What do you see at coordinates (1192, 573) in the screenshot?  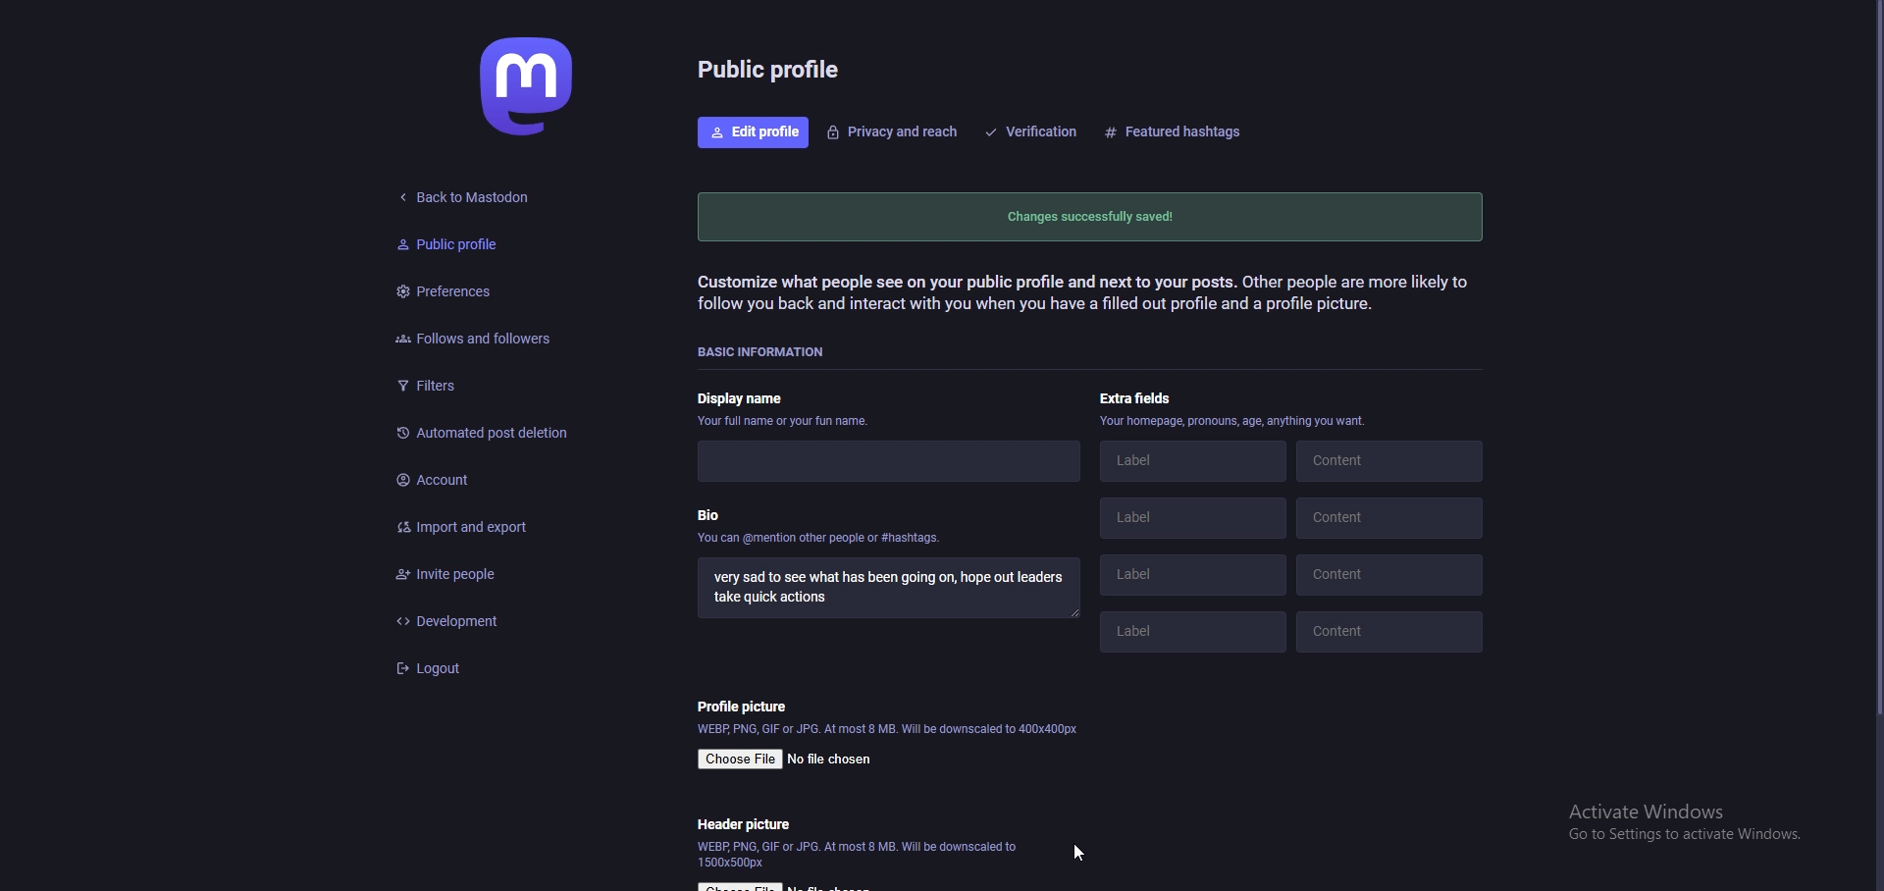 I see `label` at bounding box center [1192, 573].